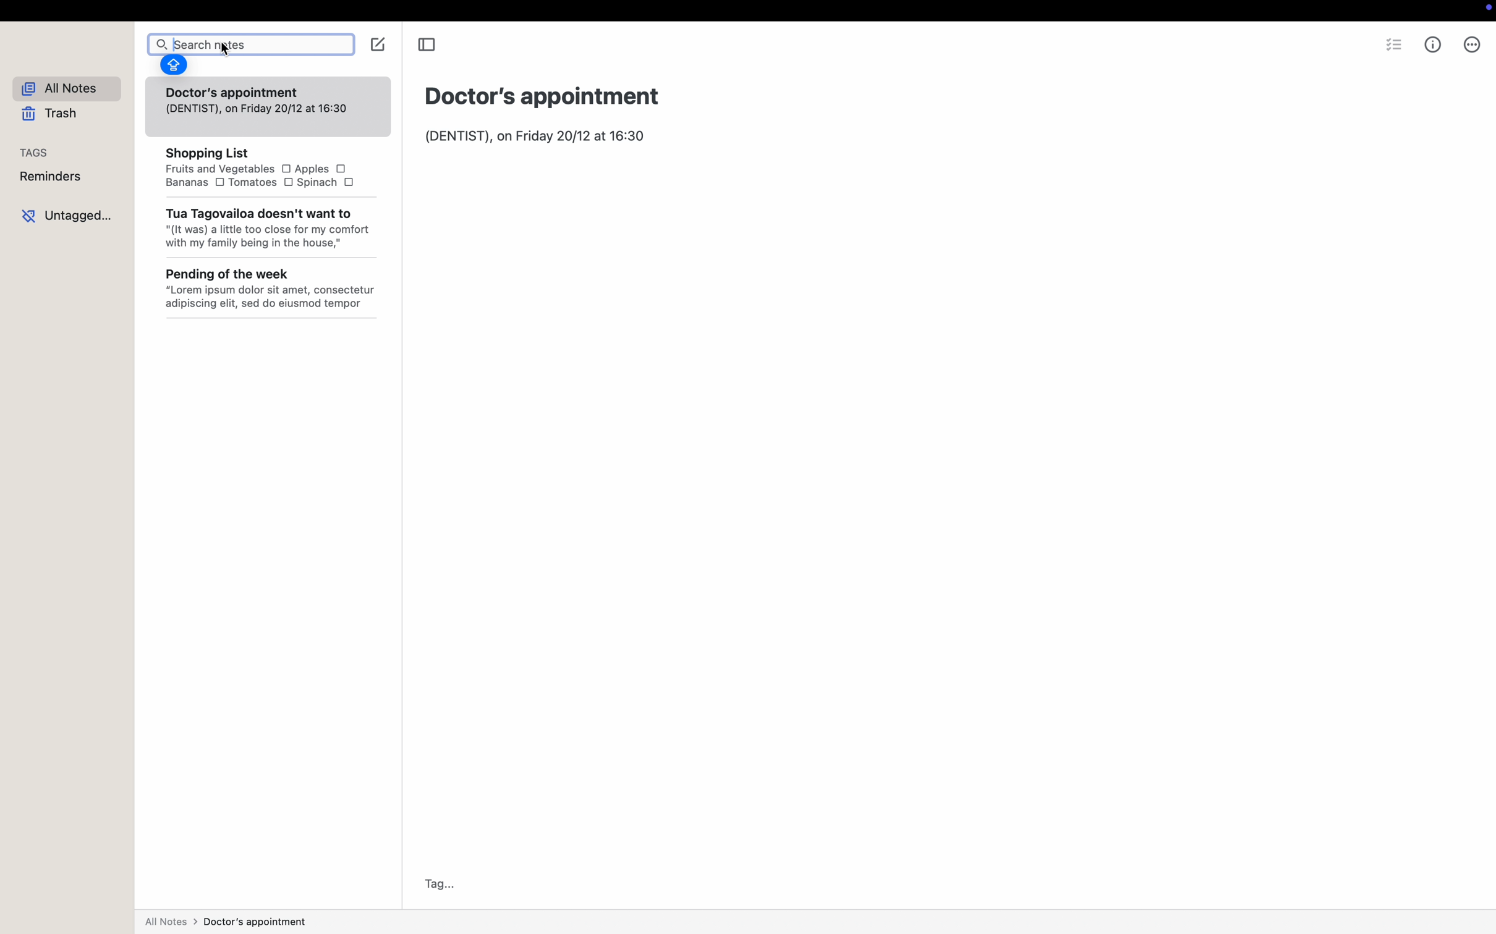 The width and height of the screenshot is (1496, 934). Describe the element at coordinates (1473, 44) in the screenshot. I see `more options` at that location.